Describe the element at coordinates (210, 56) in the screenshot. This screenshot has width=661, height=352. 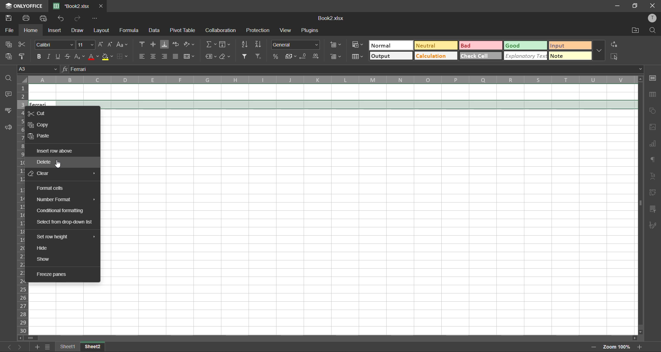
I see `named ranges` at that location.